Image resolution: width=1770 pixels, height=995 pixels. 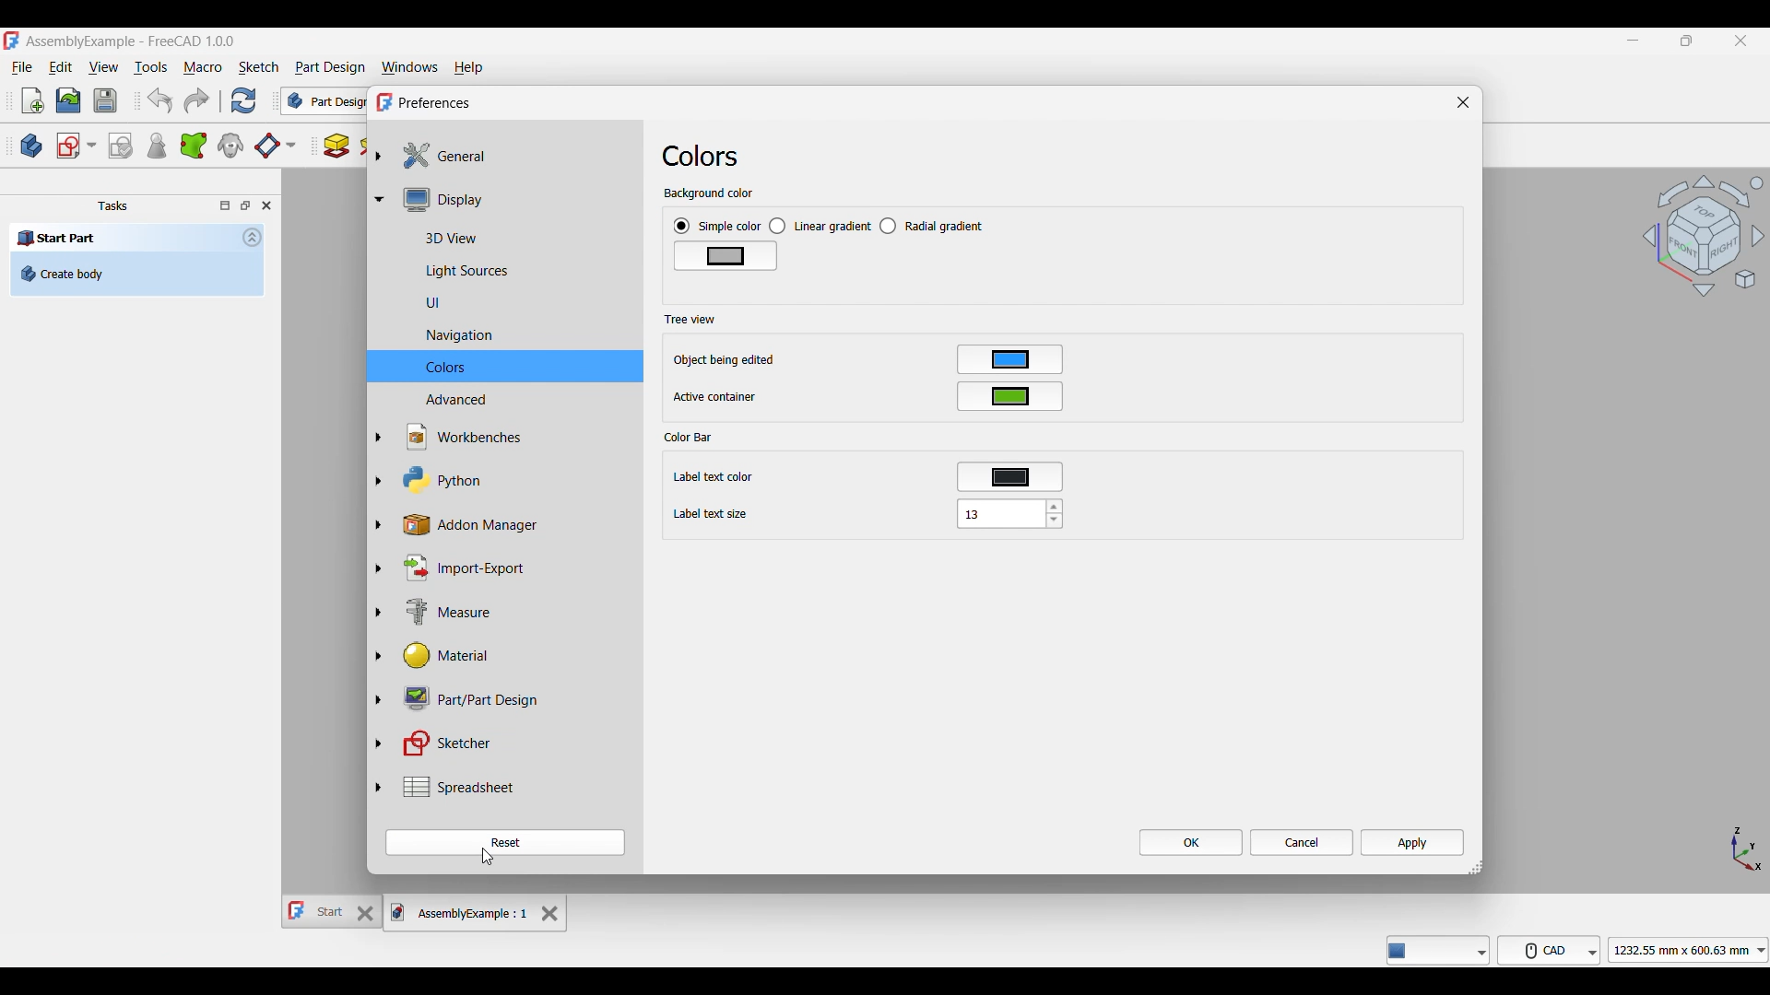 I want to click on Manually change text size, so click(x=999, y=513).